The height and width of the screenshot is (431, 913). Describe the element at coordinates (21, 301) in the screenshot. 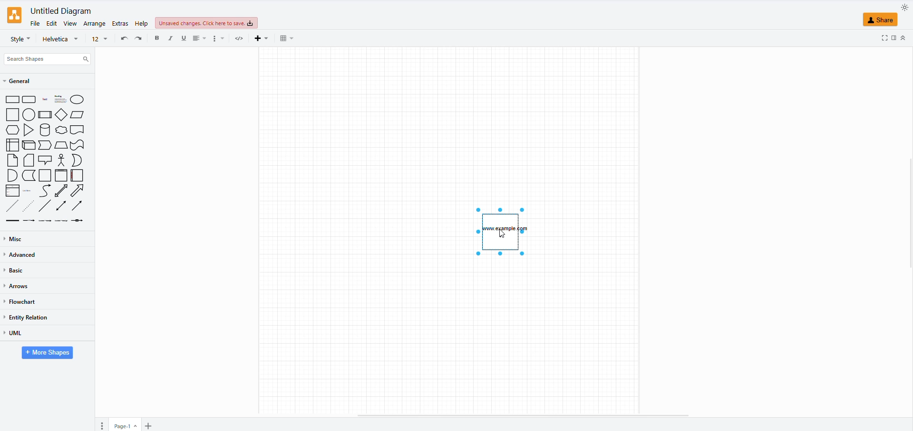

I see `flowchart` at that location.